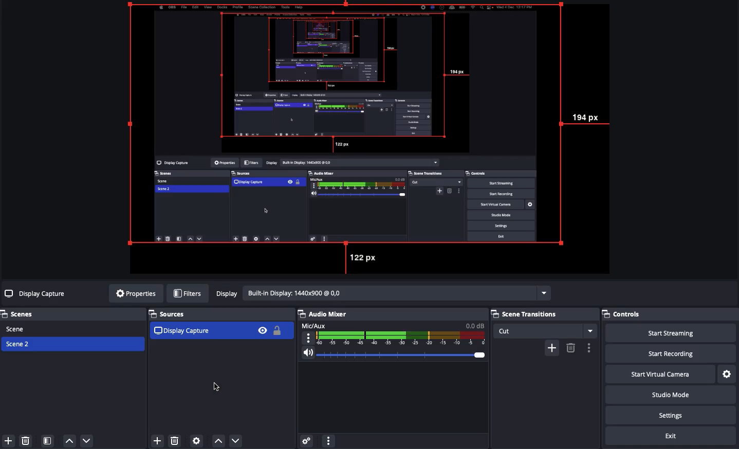  What do you see at coordinates (19, 343) in the screenshot?
I see `Scene 2` at bounding box center [19, 343].